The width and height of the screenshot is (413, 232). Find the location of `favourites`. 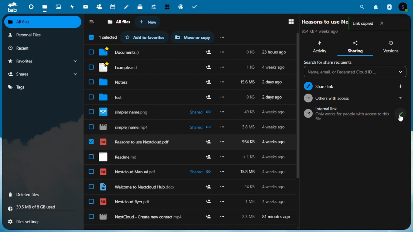

favourites is located at coordinates (42, 62).